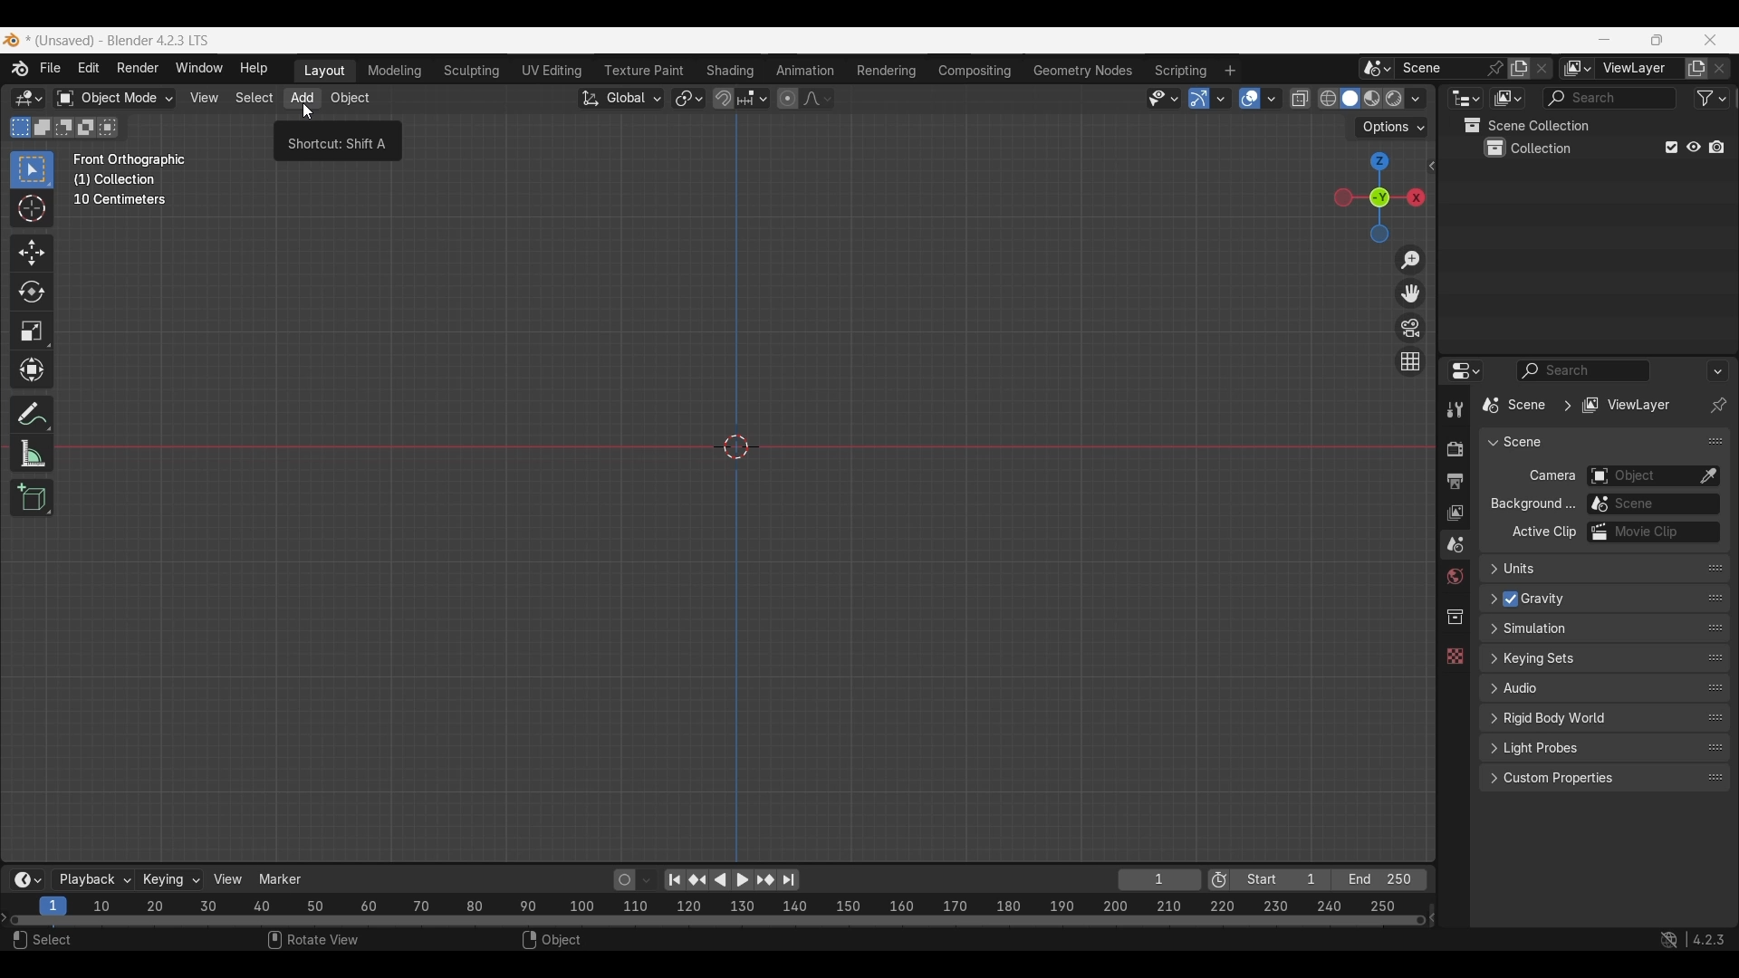 This screenshot has height=978, width=1739. What do you see at coordinates (1454, 617) in the screenshot?
I see `Collection` at bounding box center [1454, 617].